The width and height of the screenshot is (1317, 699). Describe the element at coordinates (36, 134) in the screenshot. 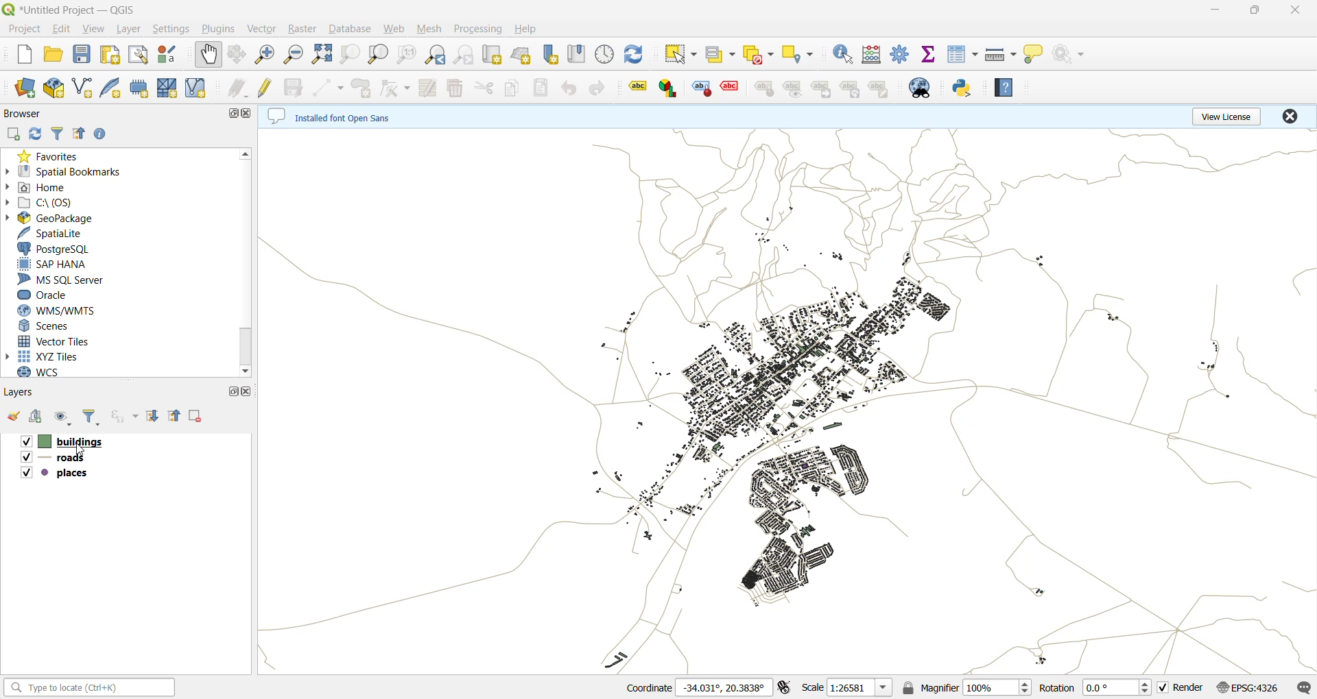

I see `refresh` at that location.